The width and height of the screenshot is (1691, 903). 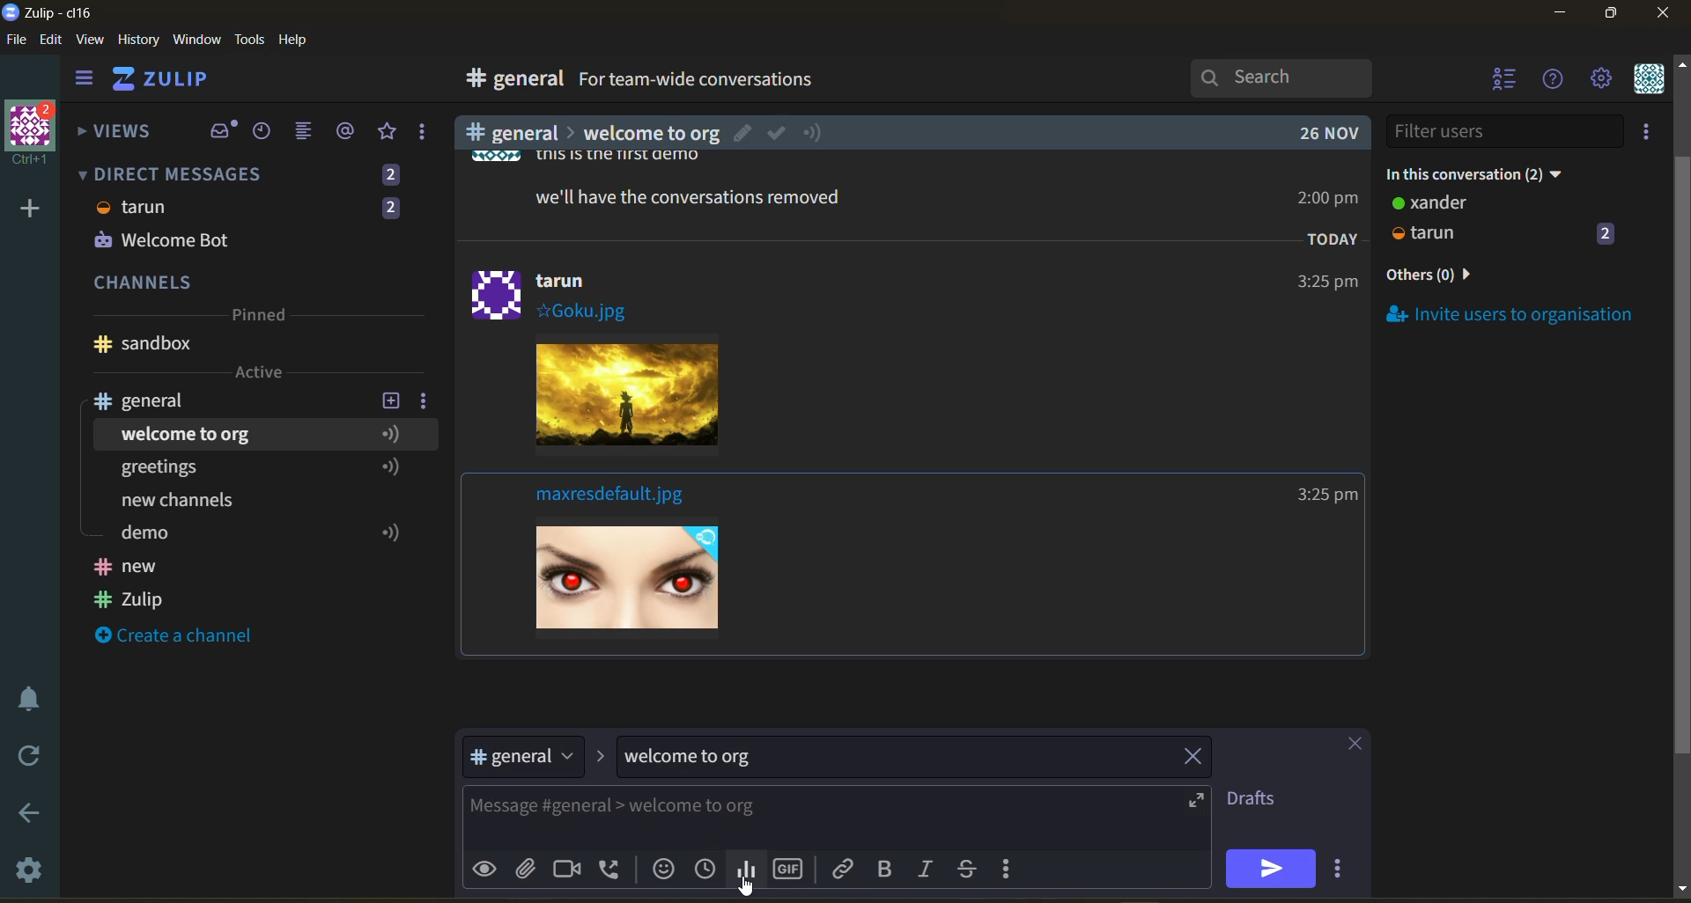 What do you see at coordinates (173, 84) in the screenshot?
I see `home view` at bounding box center [173, 84].